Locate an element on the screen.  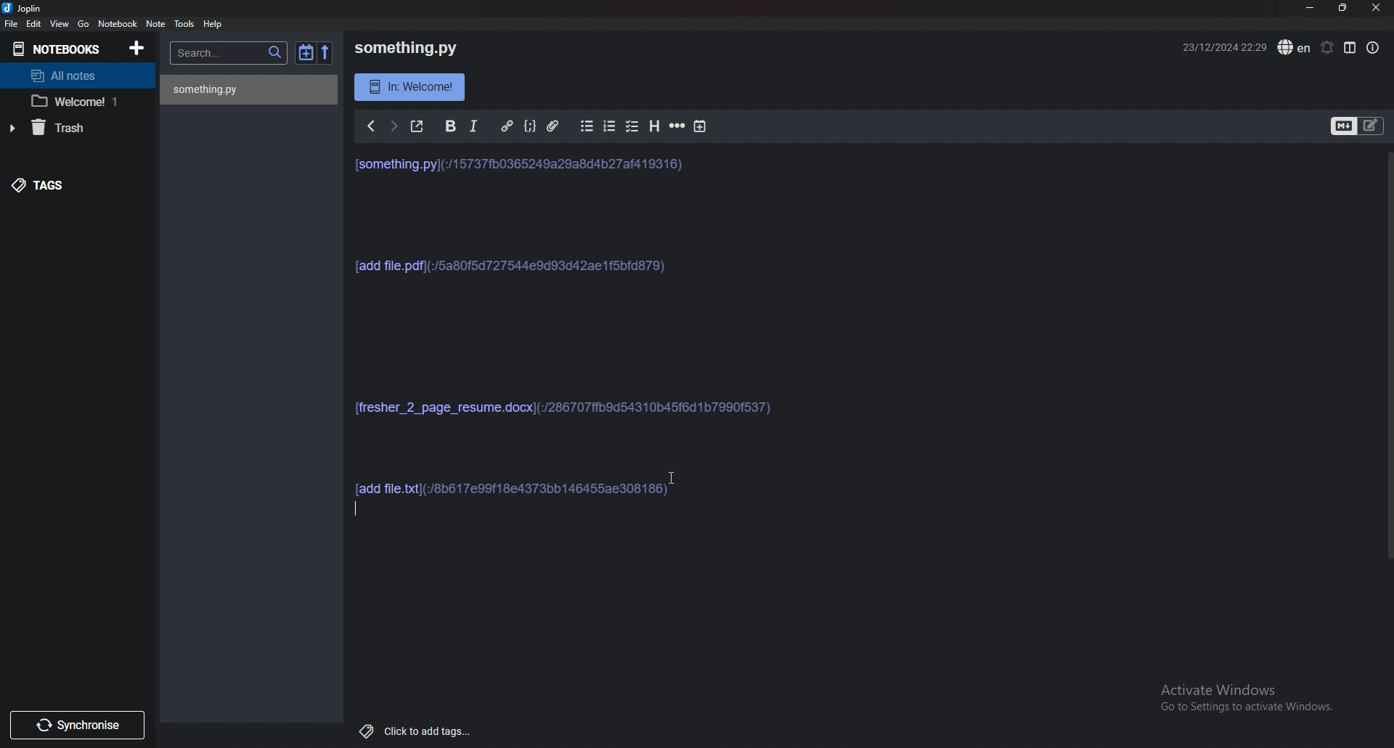
Bold is located at coordinates (452, 125).